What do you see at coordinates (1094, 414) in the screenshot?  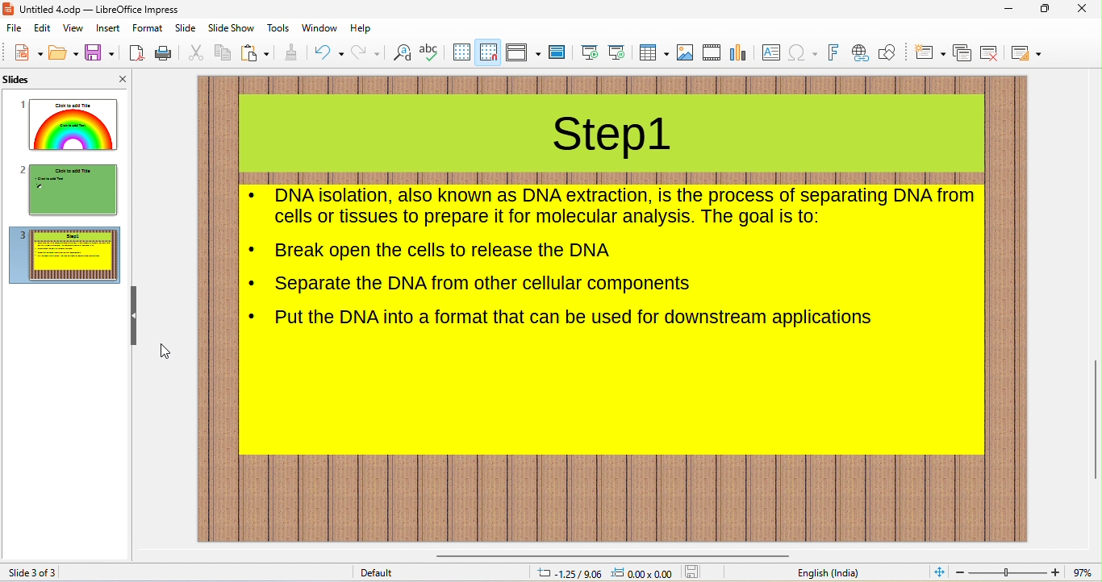 I see `vertical scroll` at bounding box center [1094, 414].